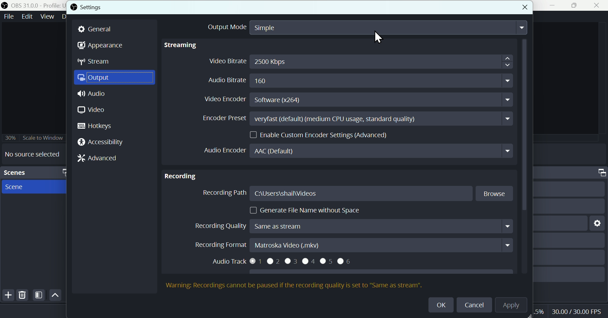  I want to click on Autobitrate, so click(351, 80).